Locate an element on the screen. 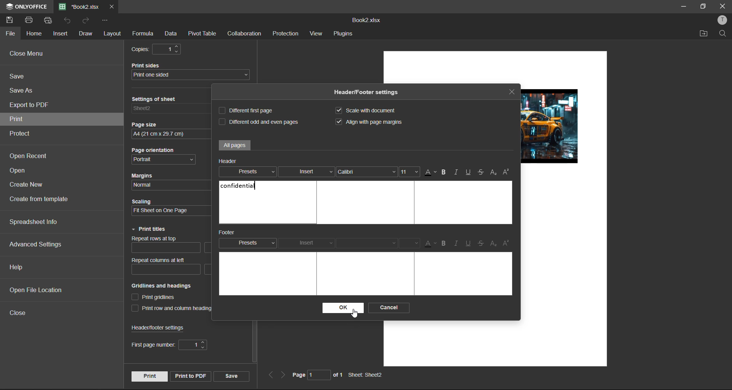  file is located at coordinates (10, 34).